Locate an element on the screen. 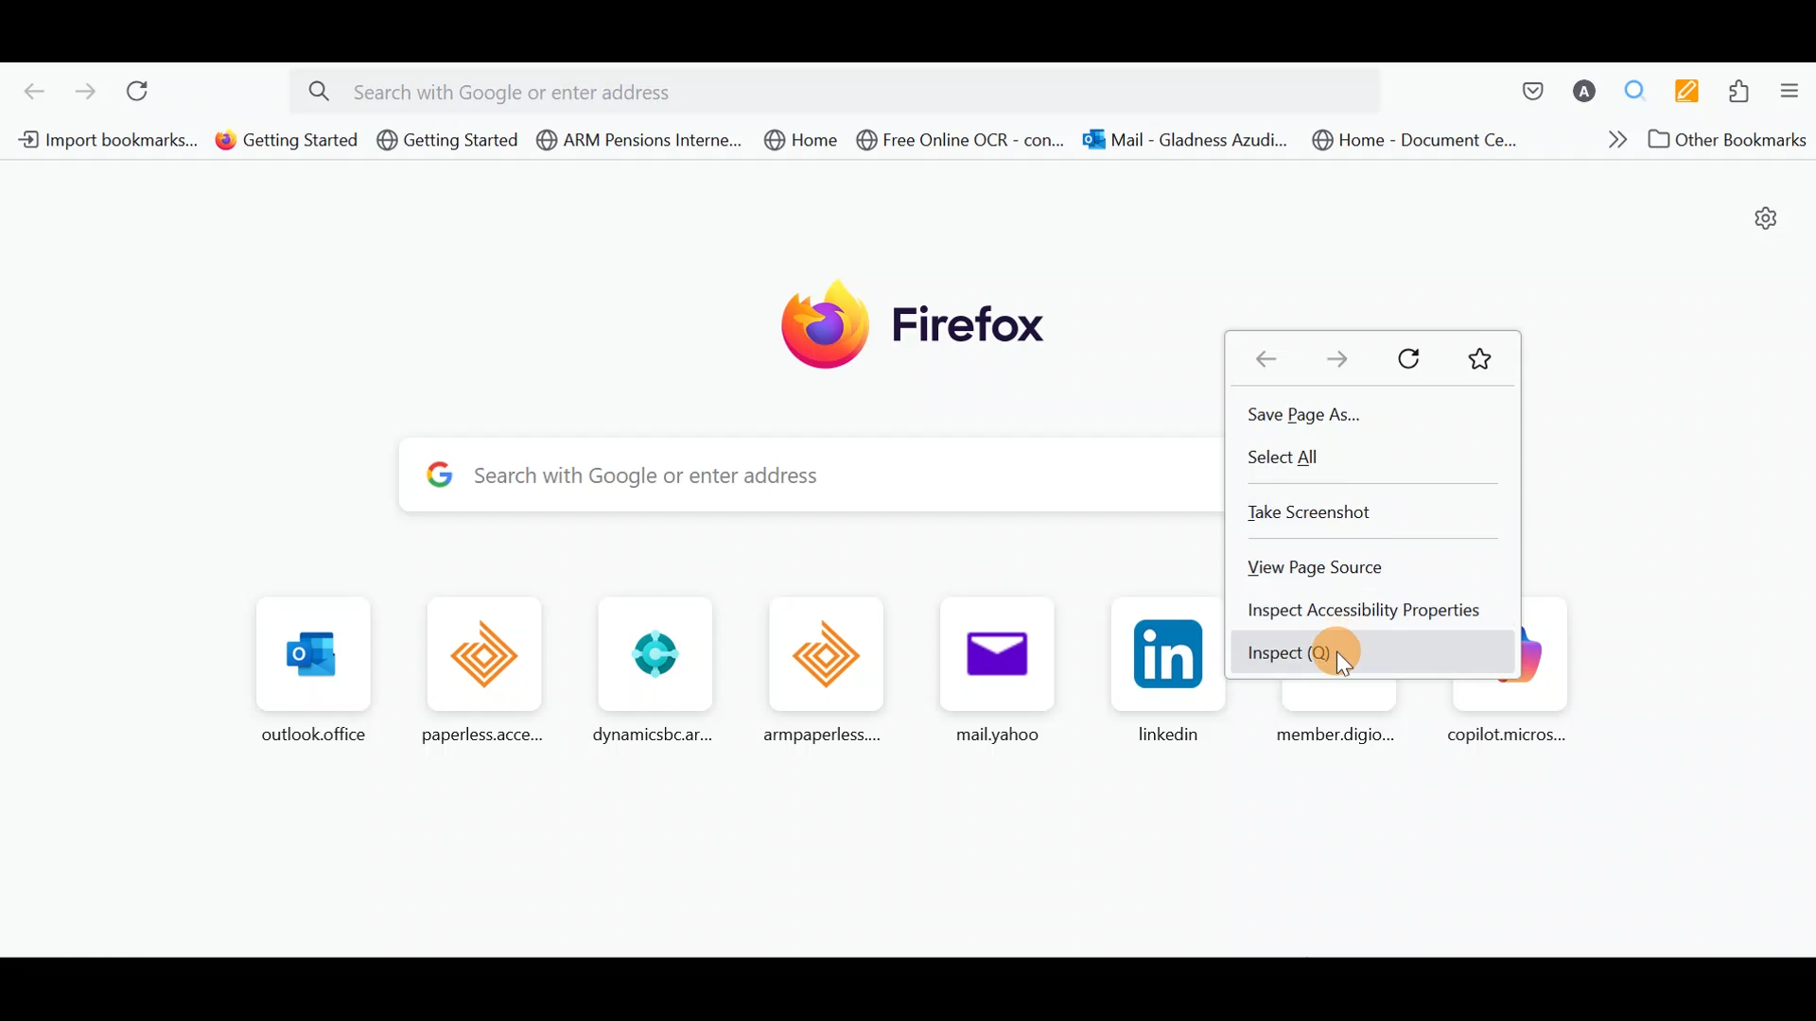 The width and height of the screenshot is (1816, 1021). Bookmark 7 is located at coordinates (1188, 138).